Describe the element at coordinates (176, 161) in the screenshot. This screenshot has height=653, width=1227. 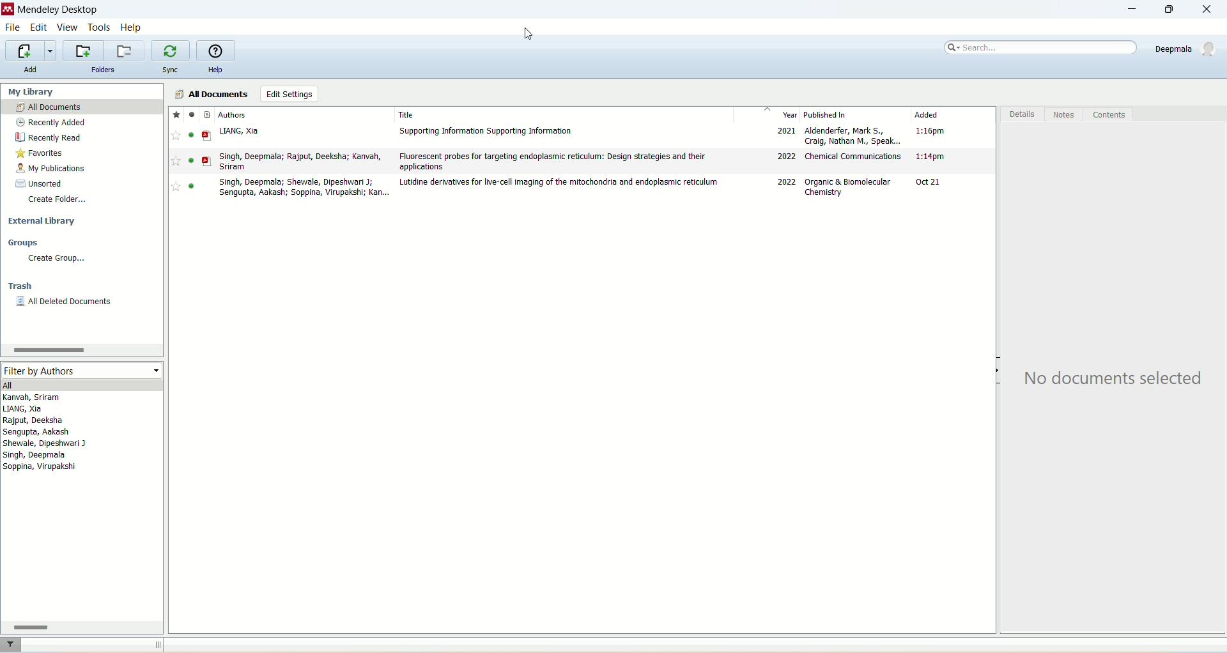
I see `Favourite` at that location.